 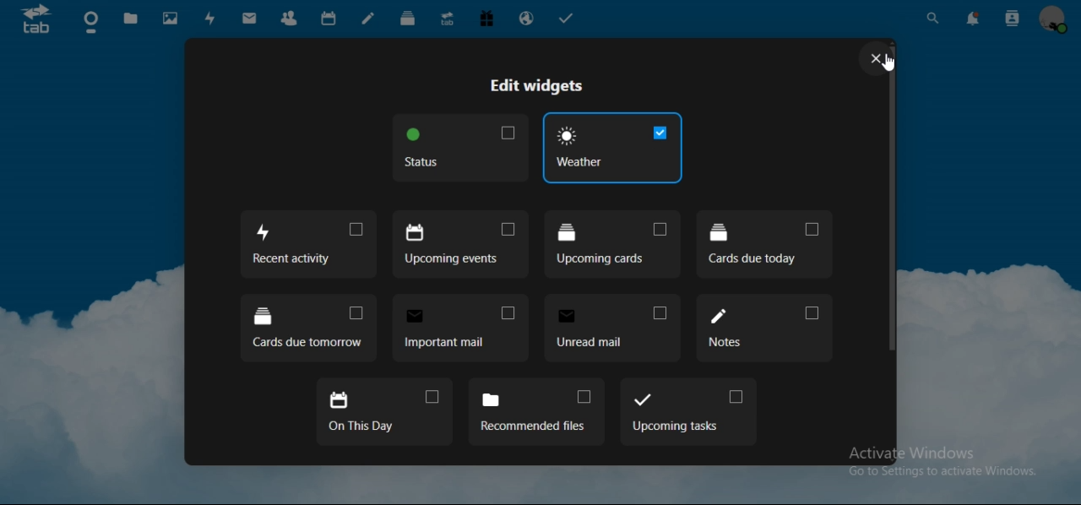 I want to click on upgrade, so click(x=448, y=19).